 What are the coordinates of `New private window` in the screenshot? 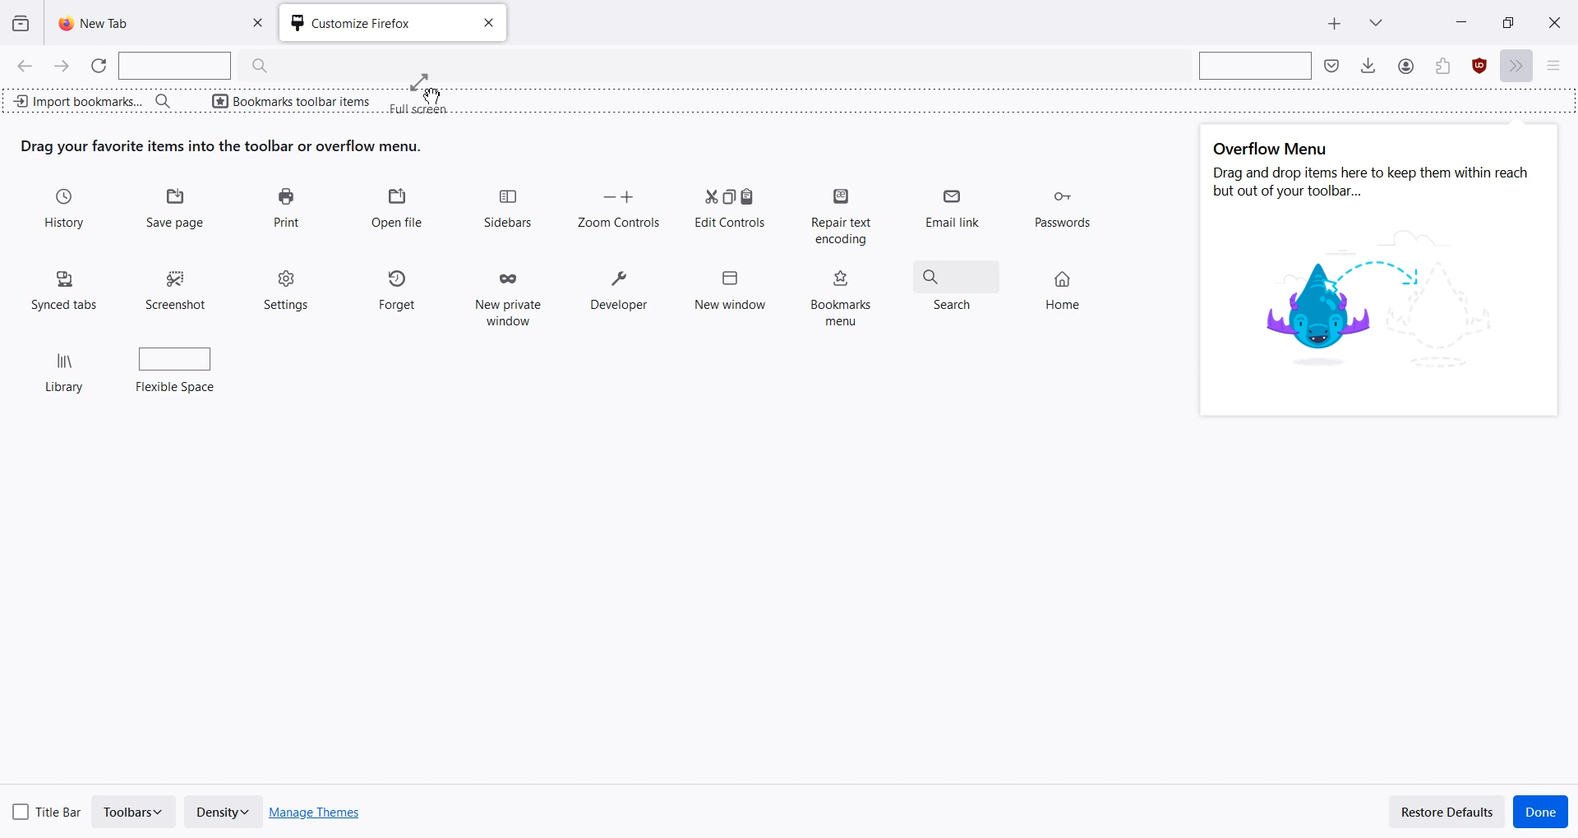 It's located at (506, 293).